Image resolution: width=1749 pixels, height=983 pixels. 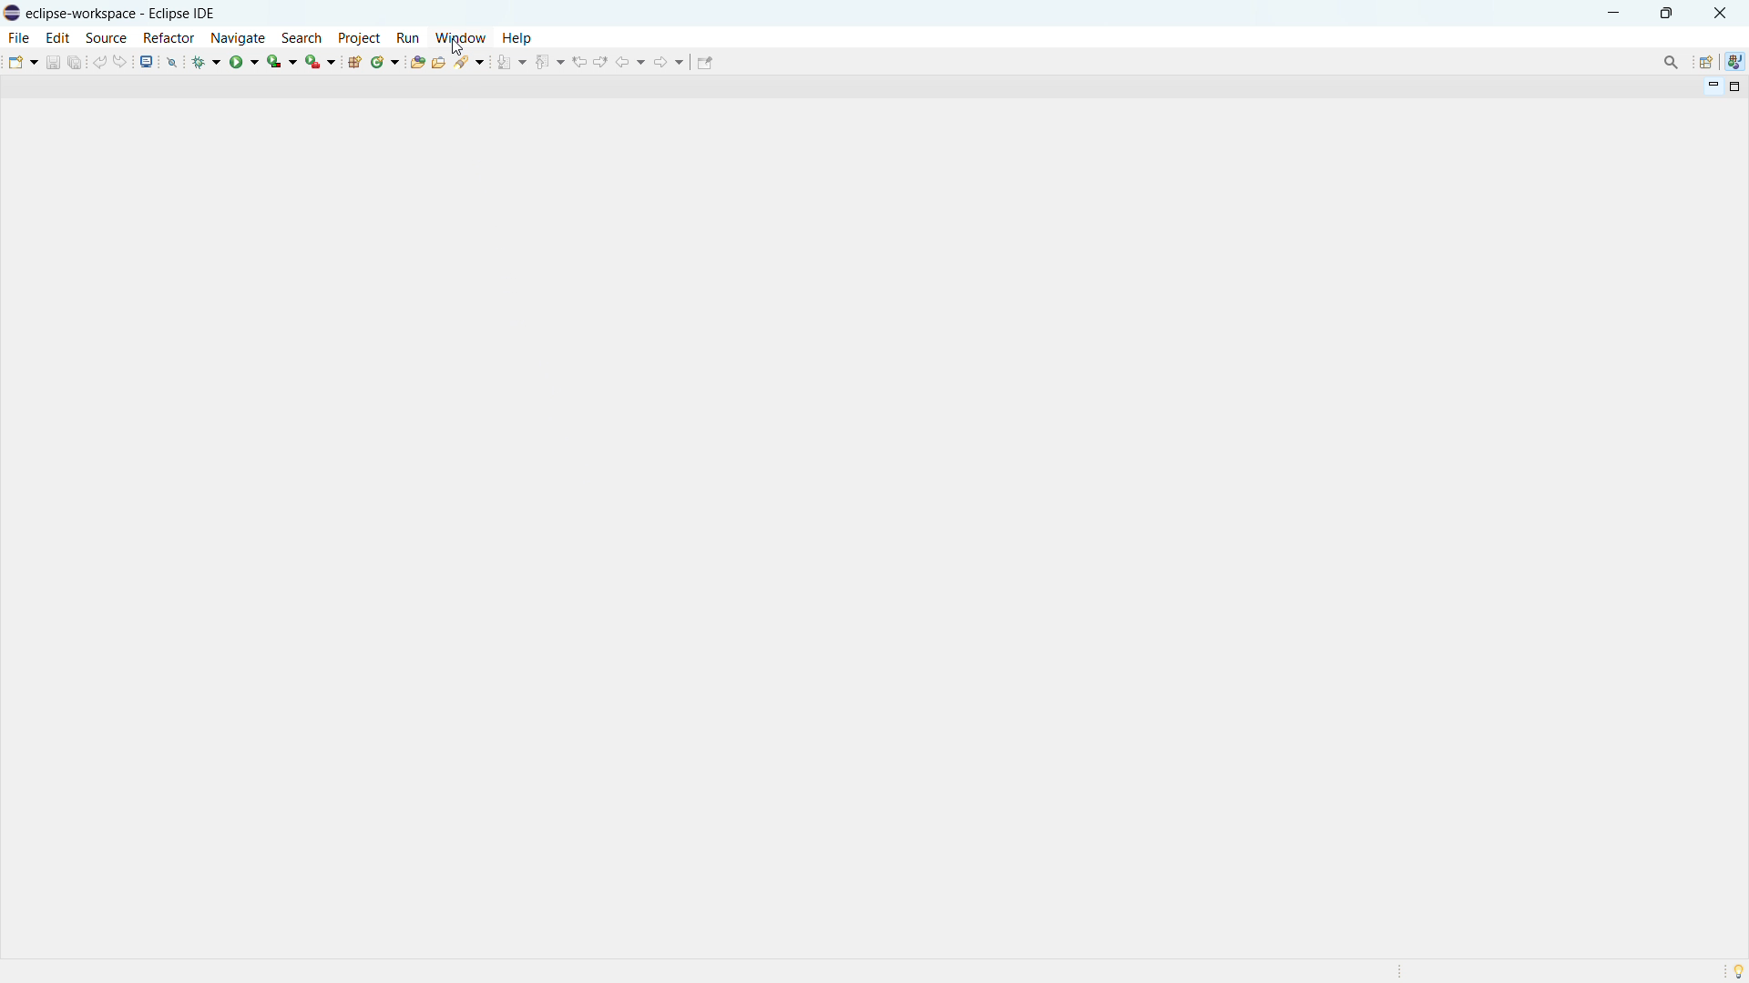 What do you see at coordinates (460, 37) in the screenshot?
I see `window` at bounding box center [460, 37].